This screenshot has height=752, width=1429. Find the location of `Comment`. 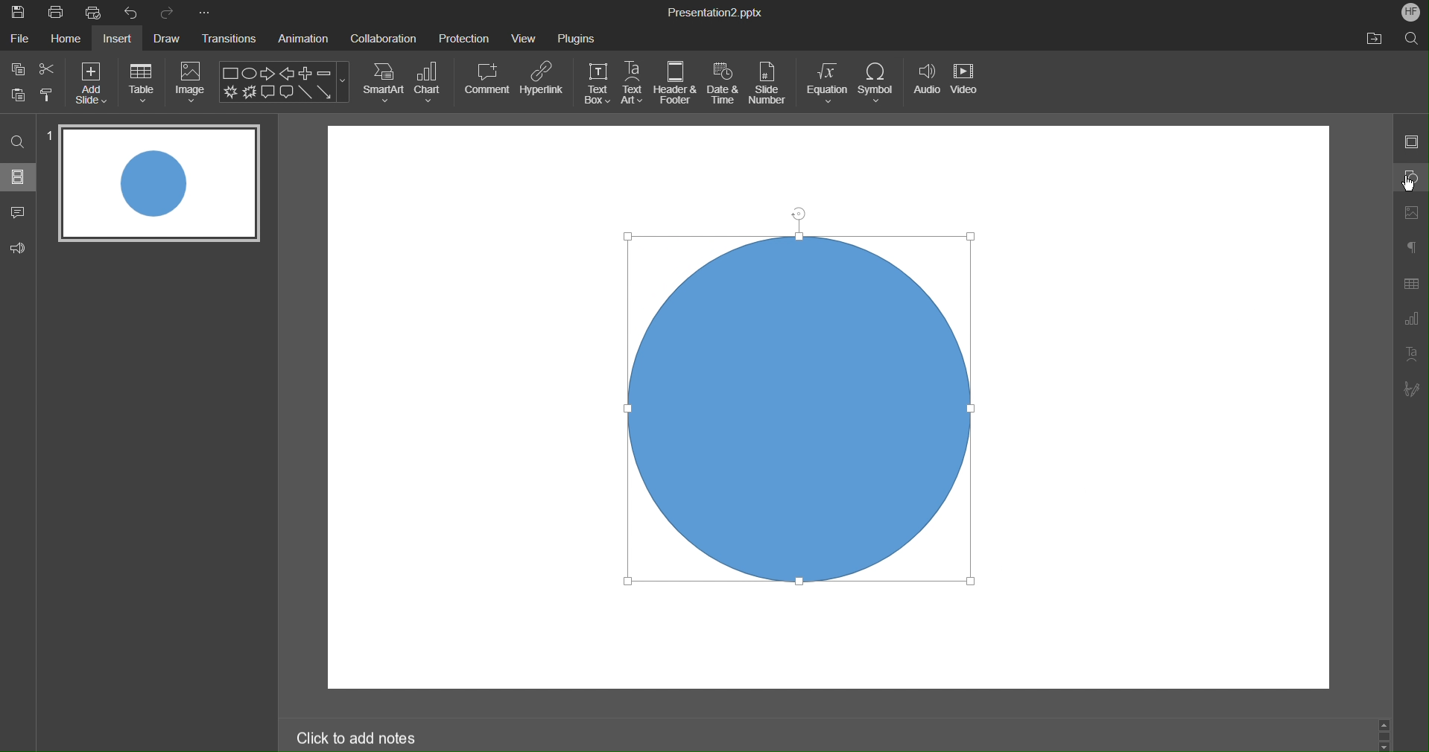

Comment is located at coordinates (487, 78).